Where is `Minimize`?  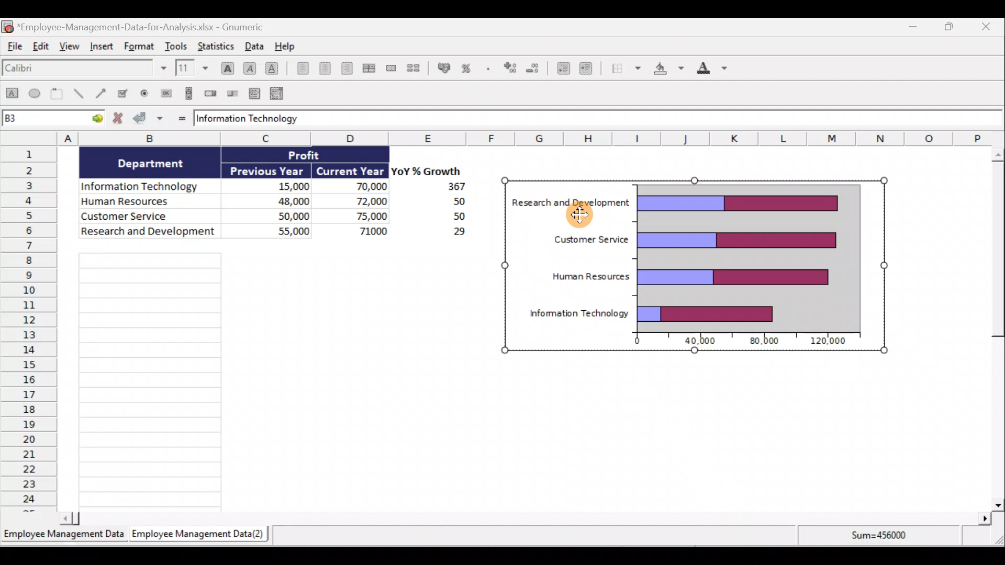 Minimize is located at coordinates (912, 27).